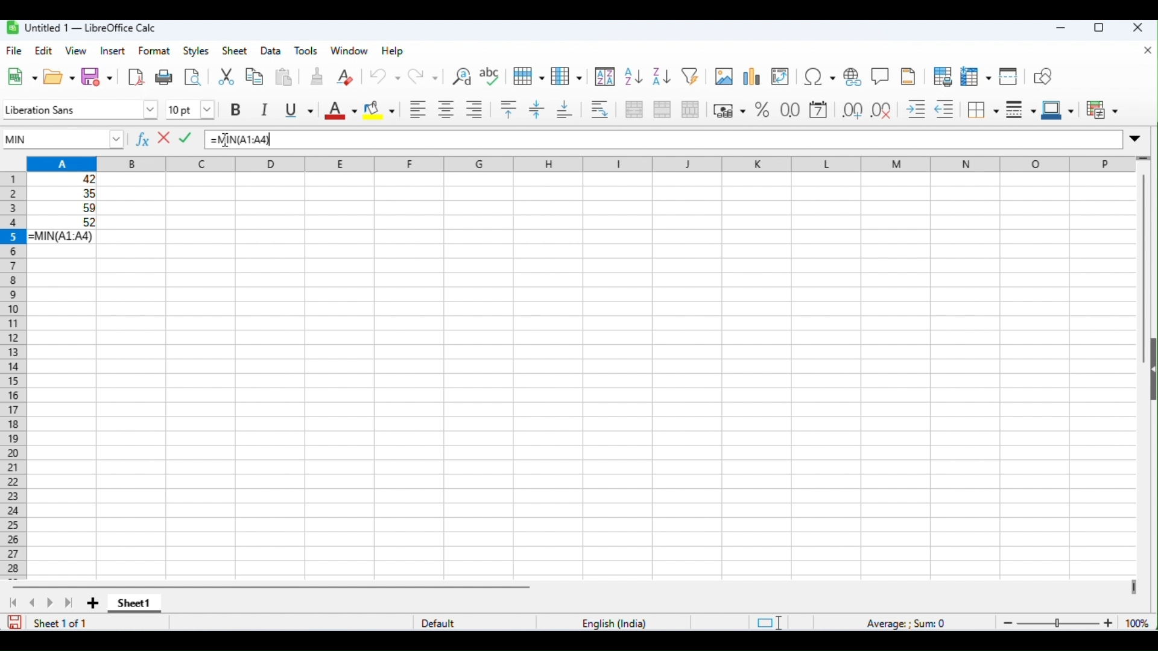  Describe the element at coordinates (17, 602) in the screenshot. I see `first sheet` at that location.